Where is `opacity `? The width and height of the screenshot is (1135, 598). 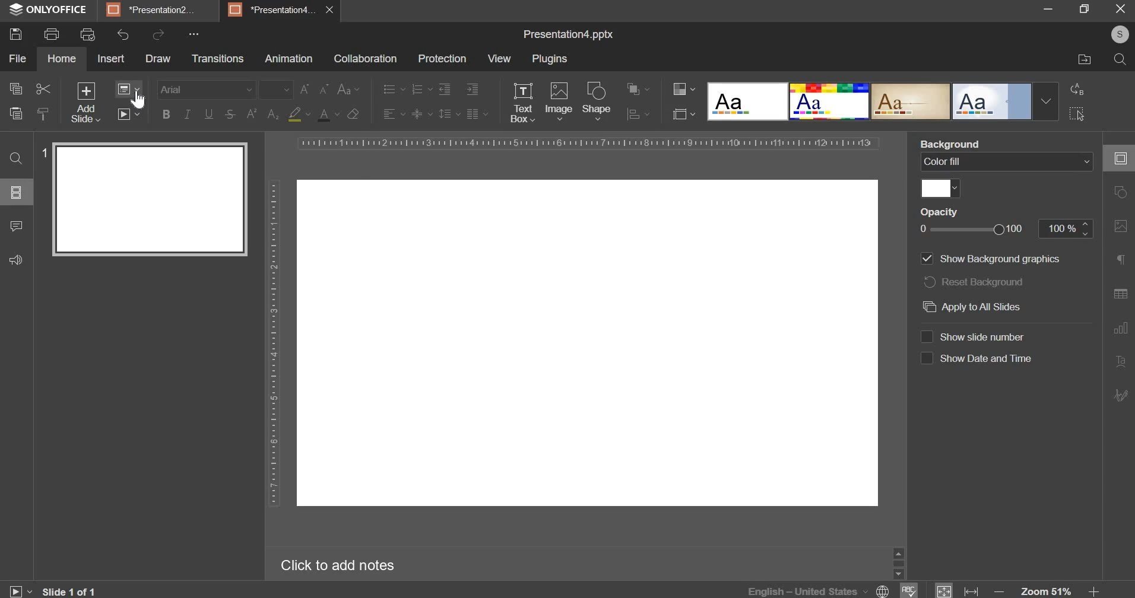
opacity  is located at coordinates (1066, 228).